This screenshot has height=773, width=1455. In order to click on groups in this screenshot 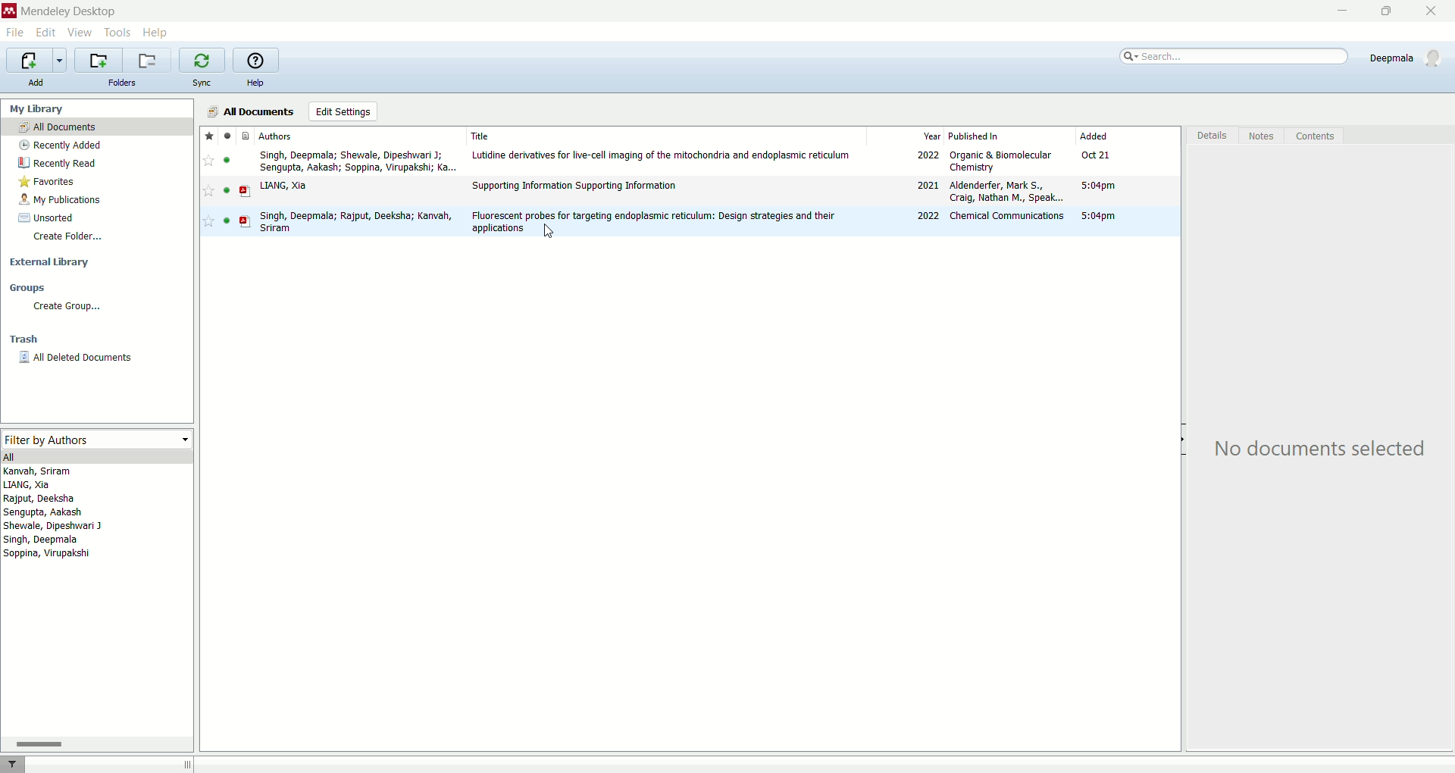, I will do `click(27, 289)`.